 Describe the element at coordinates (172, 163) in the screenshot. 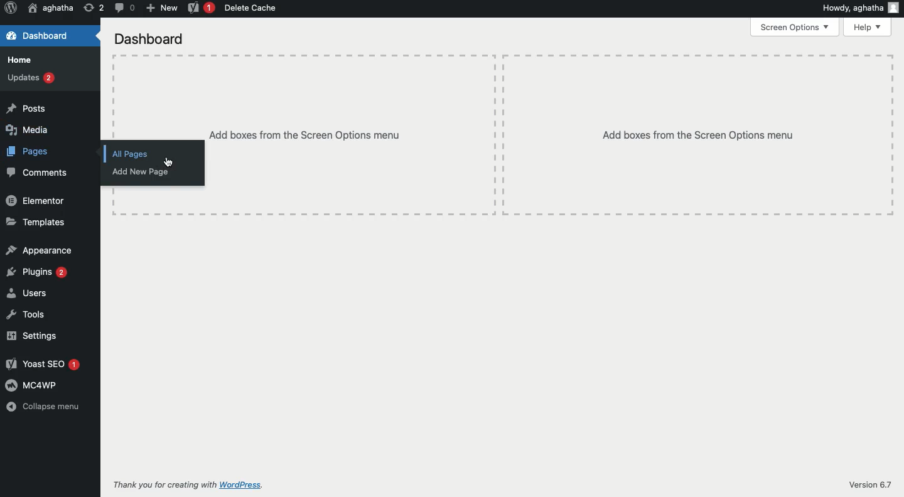

I see `cursor` at that location.